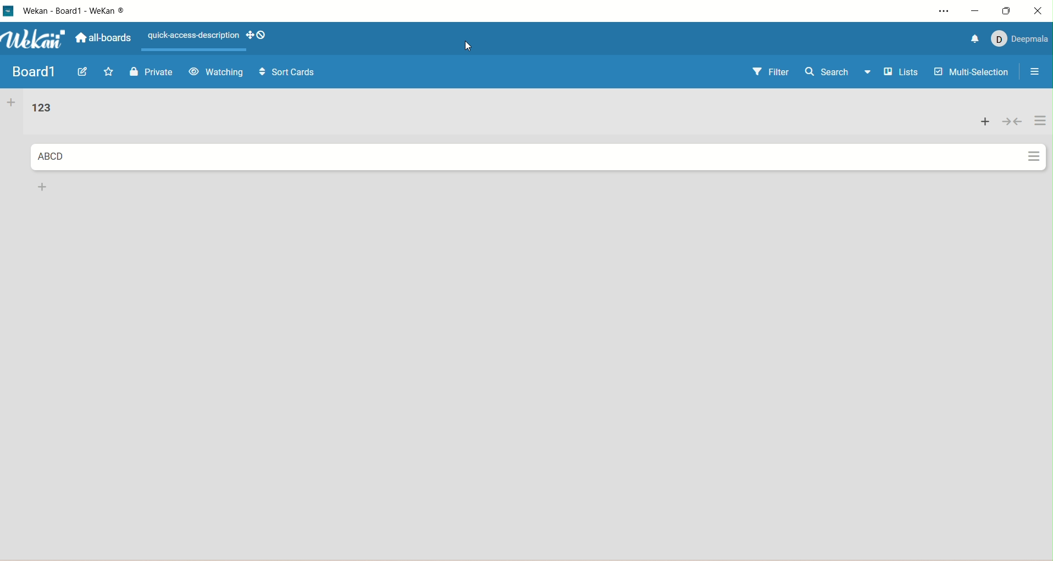 The image size is (1053, 561). I want to click on maximize, so click(1010, 10).